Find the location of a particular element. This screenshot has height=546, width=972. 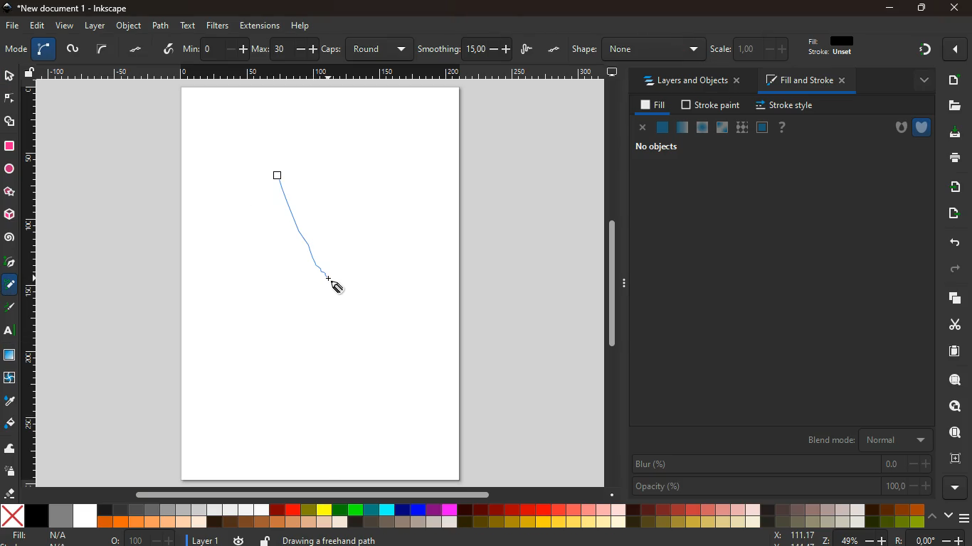

help is located at coordinates (783, 128).